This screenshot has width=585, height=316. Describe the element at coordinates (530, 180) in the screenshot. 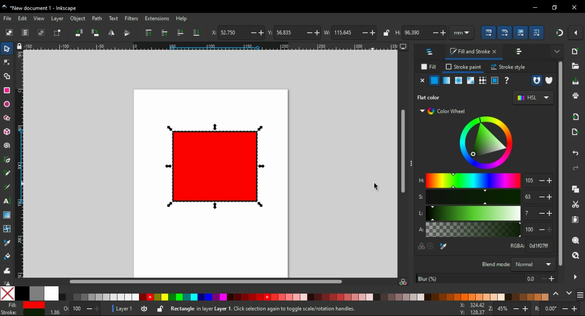

I see `106` at that location.